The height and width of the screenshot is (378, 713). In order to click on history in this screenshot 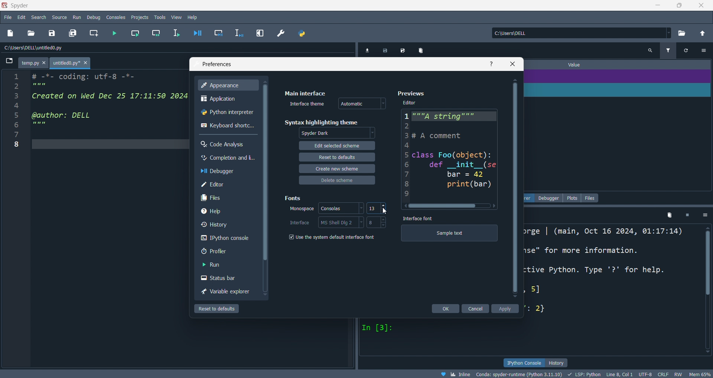, I will do `click(228, 222)`.